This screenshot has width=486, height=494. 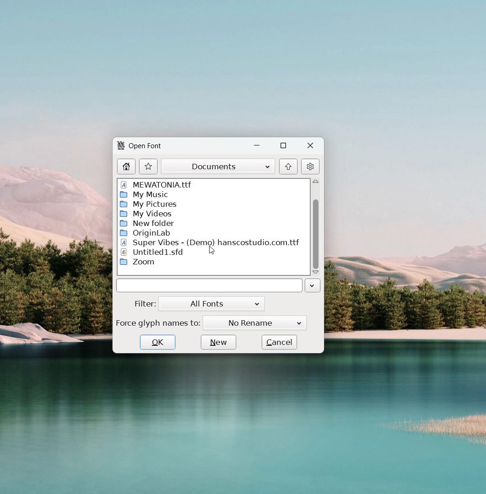 What do you see at coordinates (139, 265) in the screenshot?
I see `Zoom` at bounding box center [139, 265].